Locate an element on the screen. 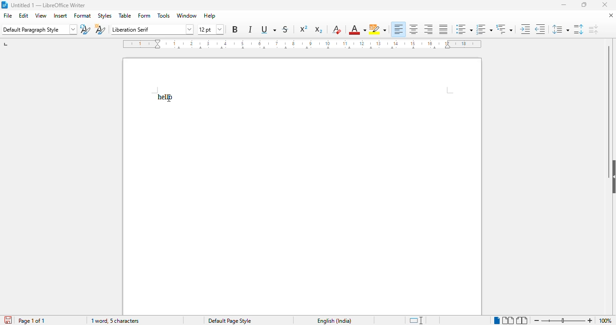  superscript is located at coordinates (304, 29).